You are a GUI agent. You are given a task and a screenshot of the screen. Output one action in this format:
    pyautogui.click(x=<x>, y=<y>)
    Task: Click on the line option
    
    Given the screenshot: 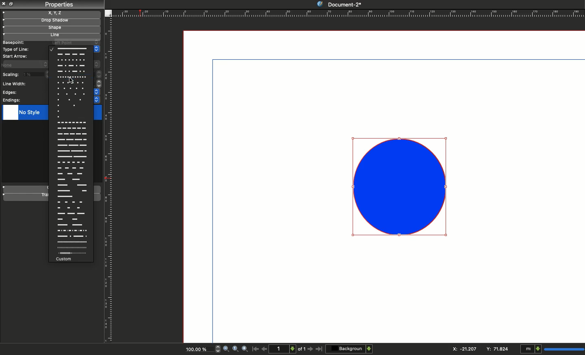 What is the action you would take?
    pyautogui.click(x=71, y=123)
    